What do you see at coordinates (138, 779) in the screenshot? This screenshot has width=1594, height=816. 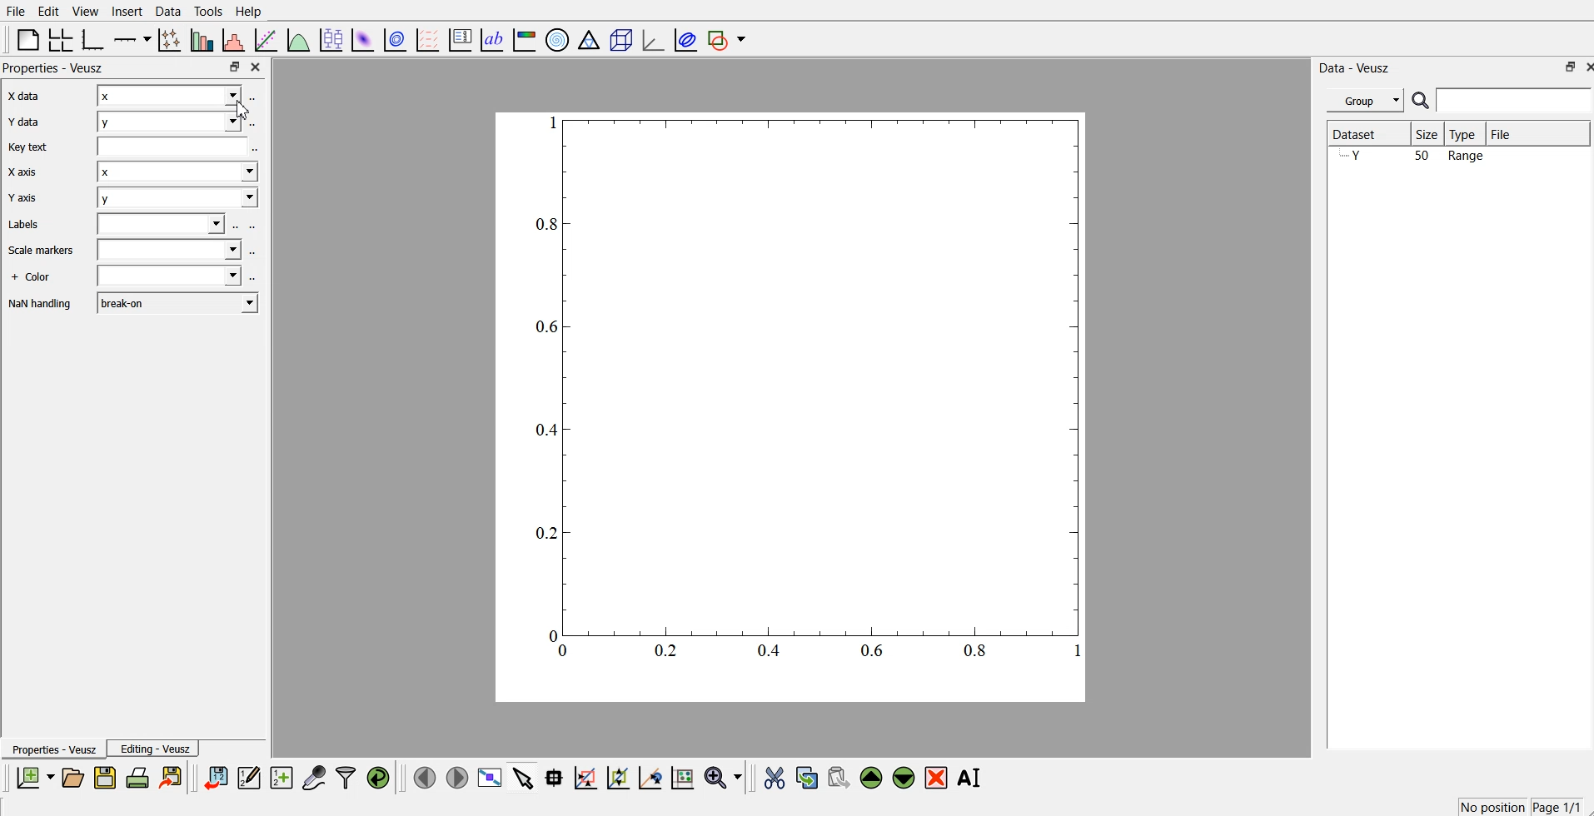 I see `print document` at bounding box center [138, 779].